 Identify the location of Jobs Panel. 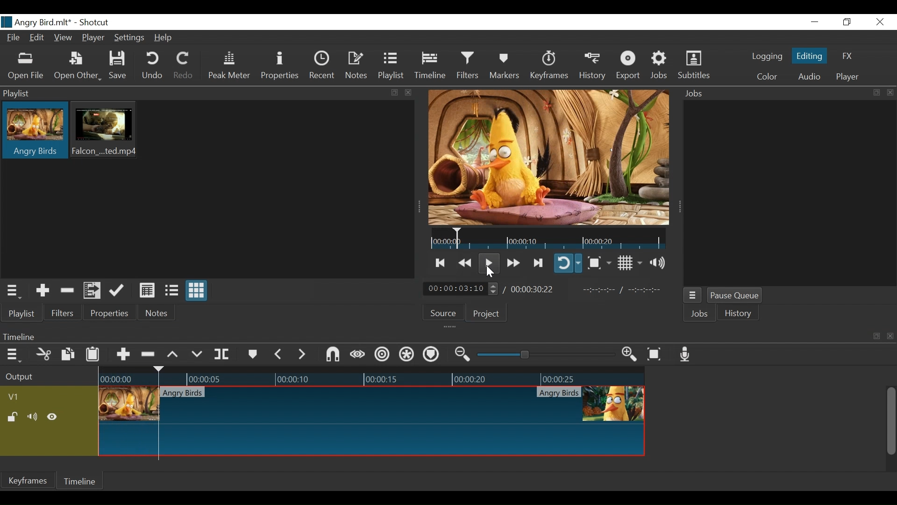
(789, 193).